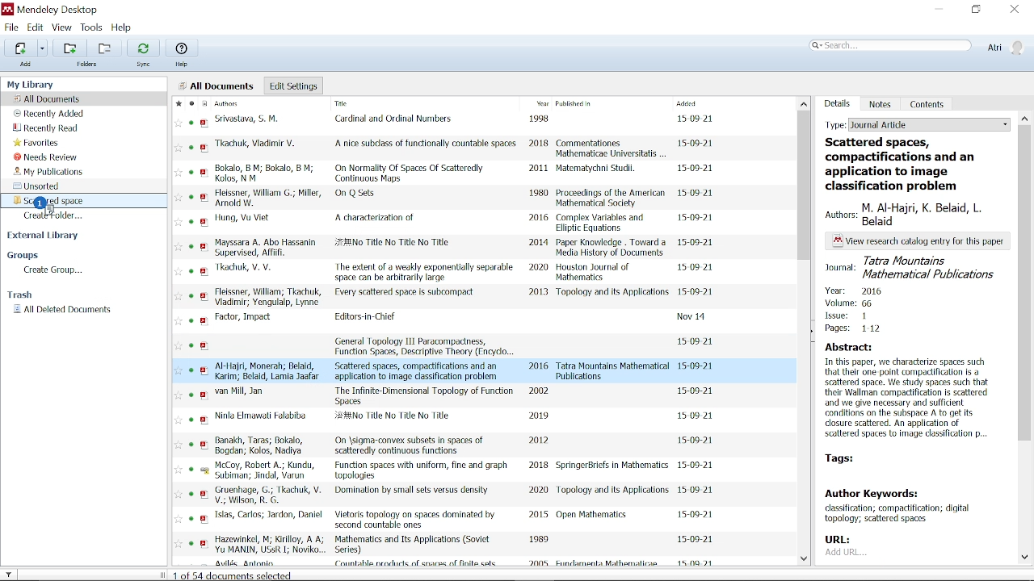  I want to click on authors, so click(246, 318).